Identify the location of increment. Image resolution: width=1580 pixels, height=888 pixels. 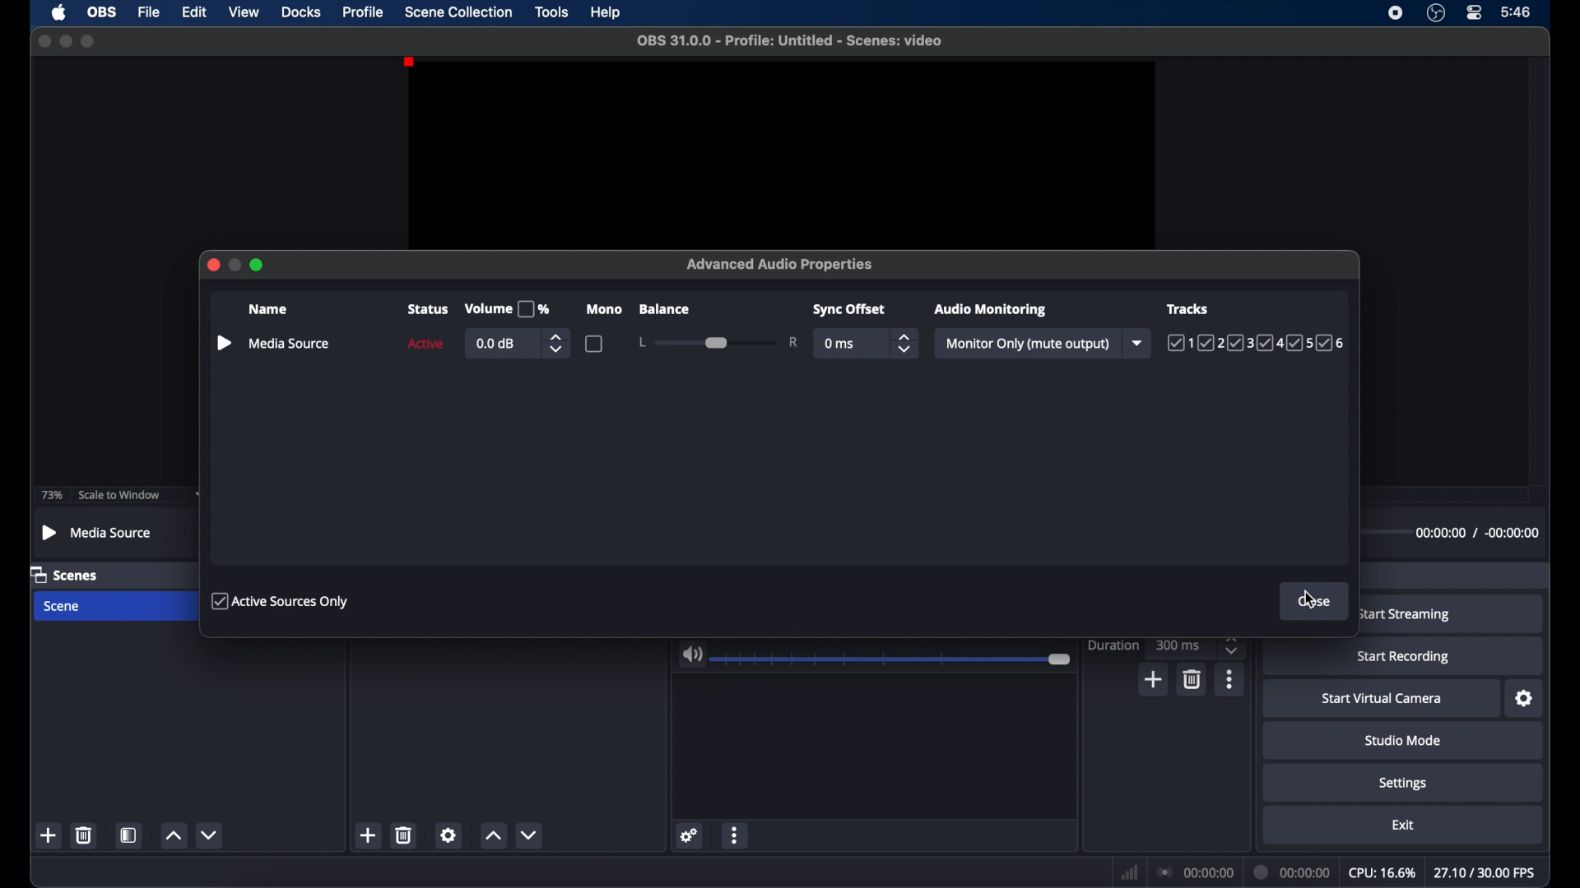
(173, 836).